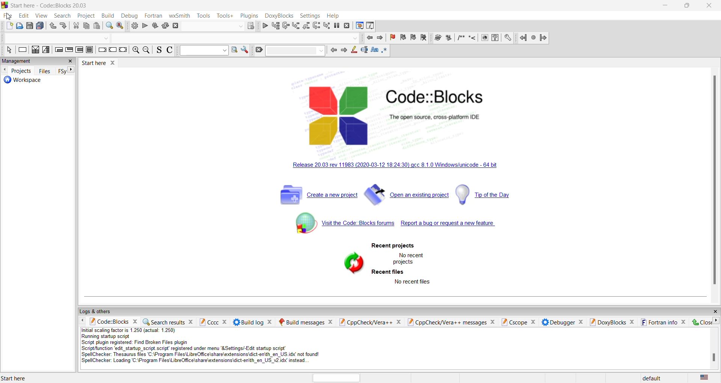 This screenshot has width=721, height=383. What do you see at coordinates (365, 50) in the screenshot?
I see `selected text` at bounding box center [365, 50].